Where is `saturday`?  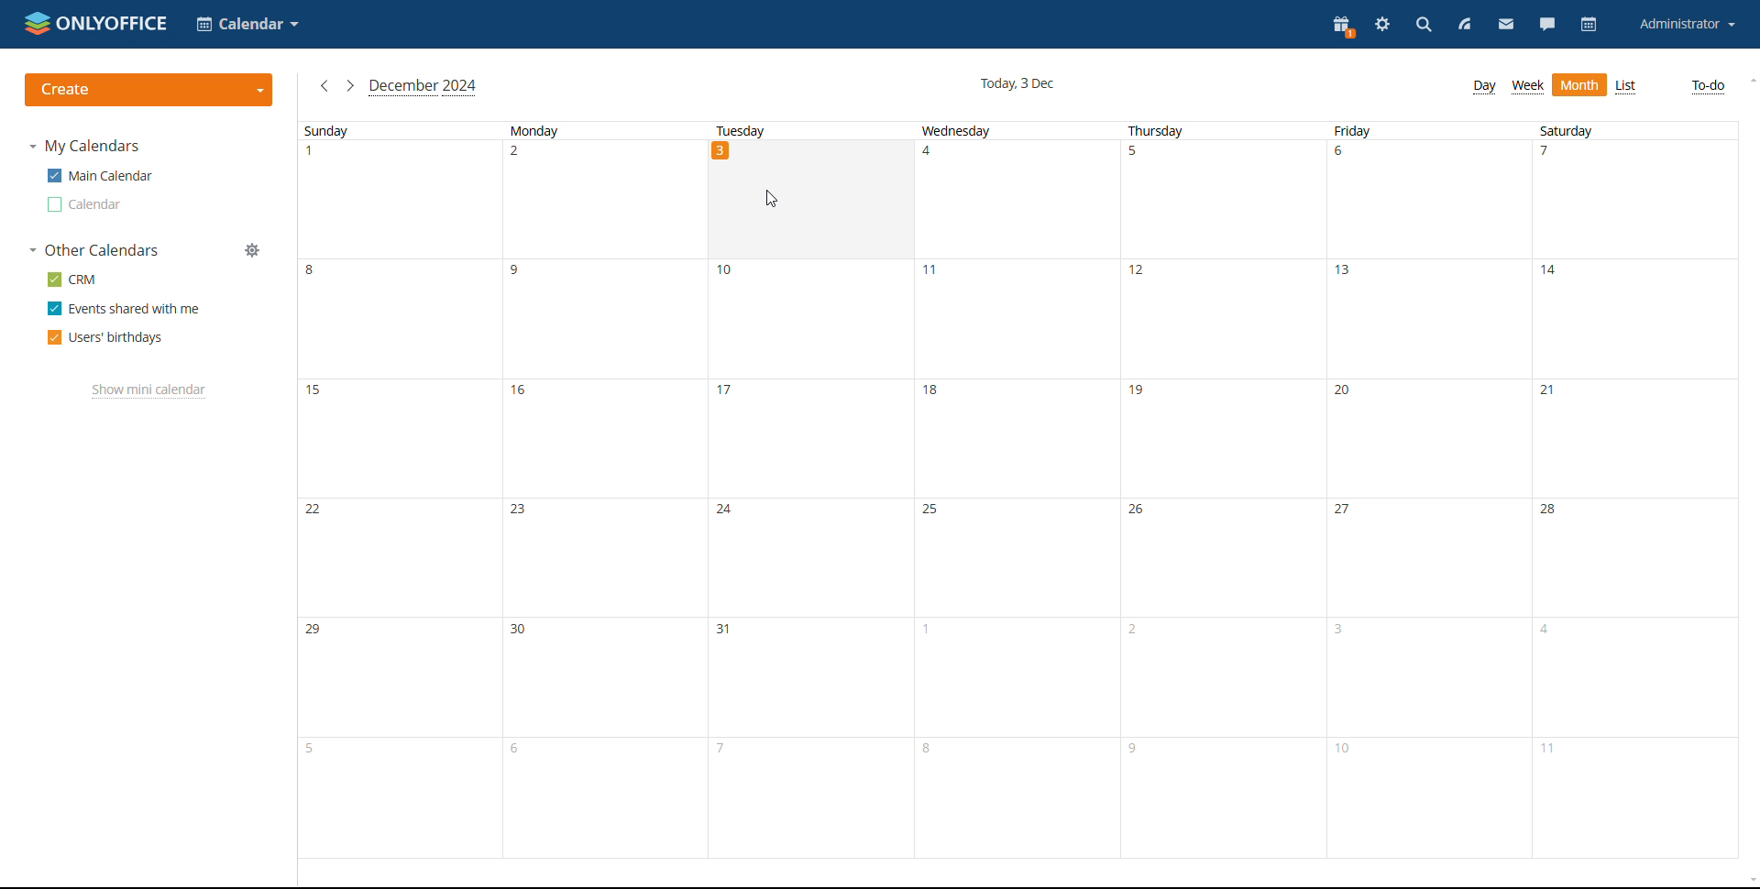 saturday is located at coordinates (1633, 489).